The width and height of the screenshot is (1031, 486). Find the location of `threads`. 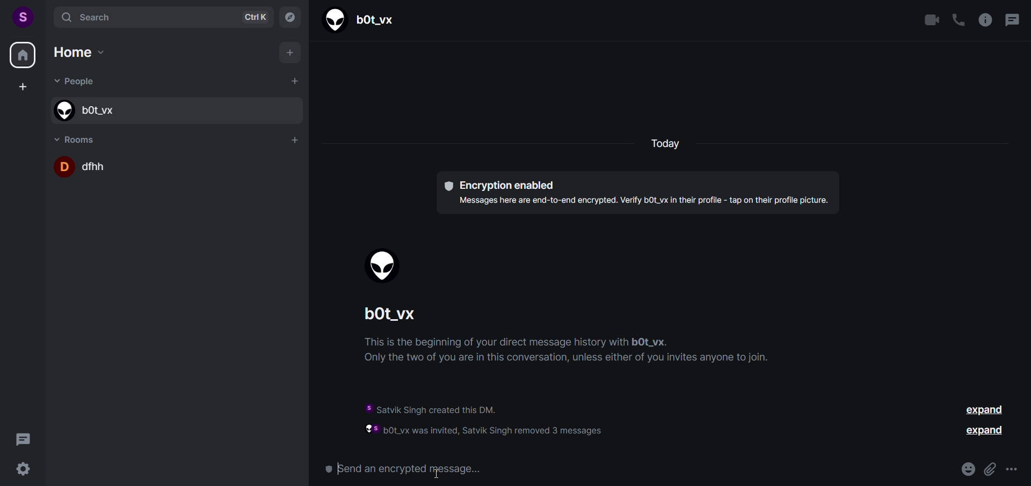

threads is located at coordinates (1011, 21).